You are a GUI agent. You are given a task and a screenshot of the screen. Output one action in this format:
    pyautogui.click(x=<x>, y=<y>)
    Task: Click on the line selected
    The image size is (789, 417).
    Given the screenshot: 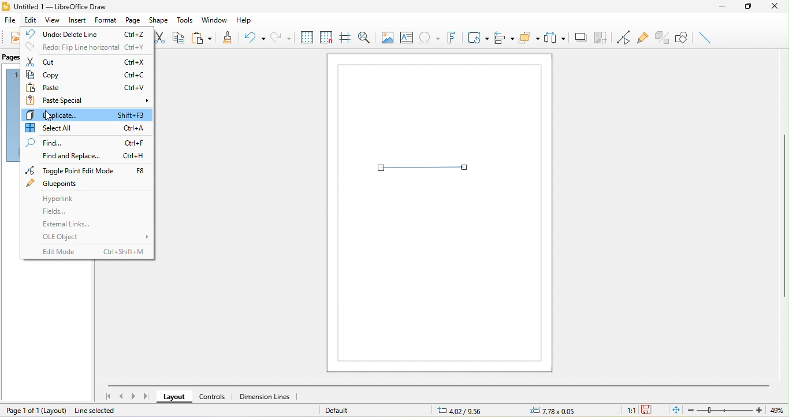 What is the action you would take?
    pyautogui.click(x=103, y=411)
    